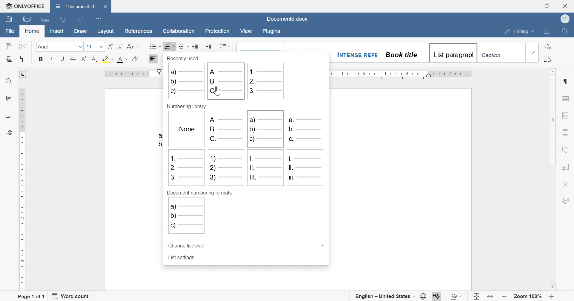 Image resolution: width=574 pixels, height=301 pixels. I want to click on view, so click(247, 32).